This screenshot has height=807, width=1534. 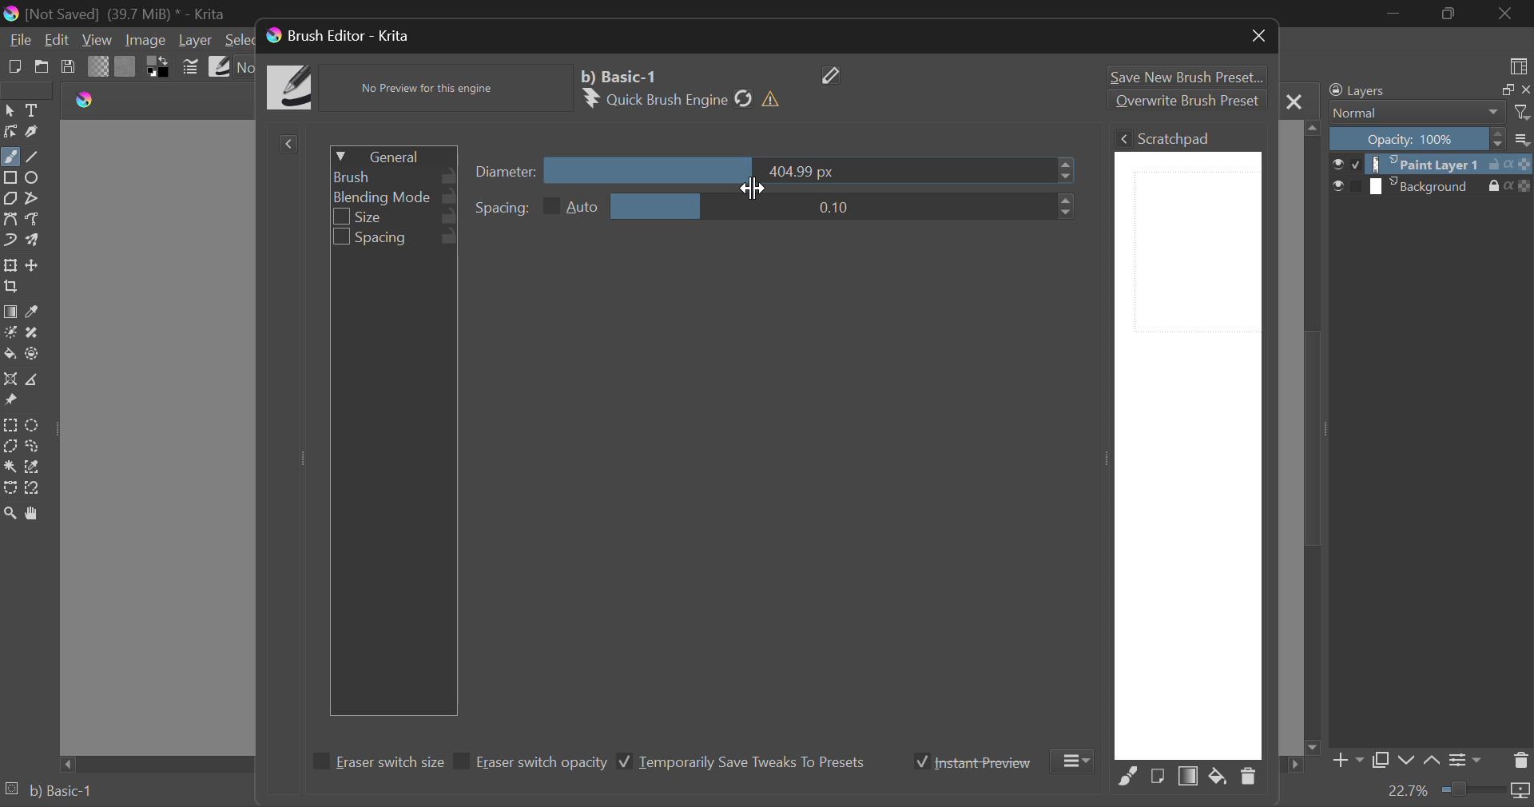 What do you see at coordinates (1217, 777) in the screenshot?
I see `Fill area with background color` at bounding box center [1217, 777].